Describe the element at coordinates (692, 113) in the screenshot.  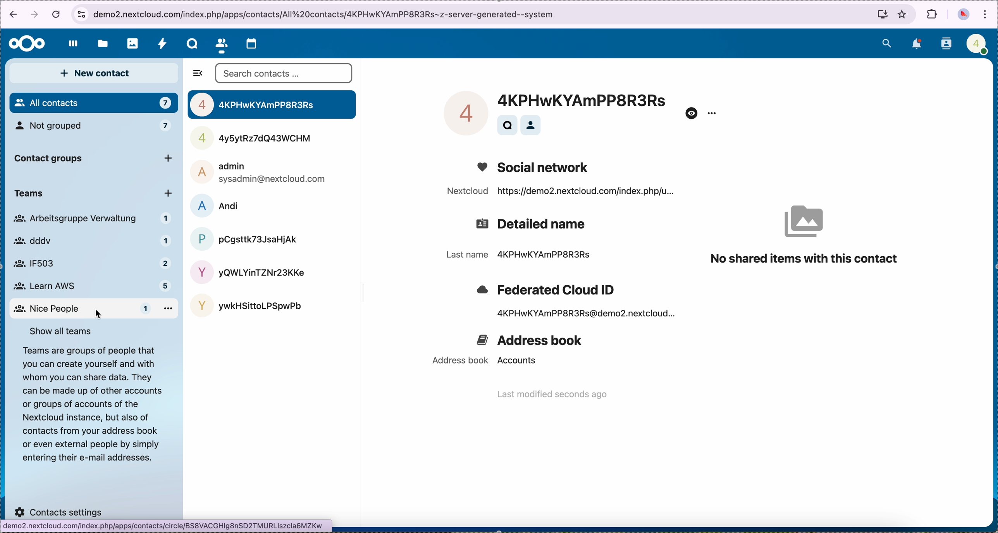
I see `visible` at that location.